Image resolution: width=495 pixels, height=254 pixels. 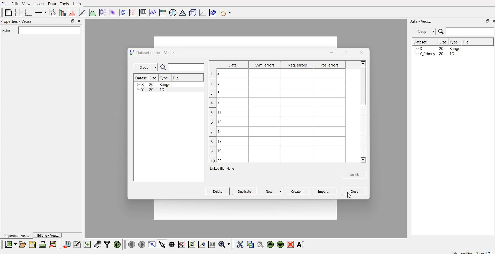 I want to click on Notes, so click(x=6, y=31).